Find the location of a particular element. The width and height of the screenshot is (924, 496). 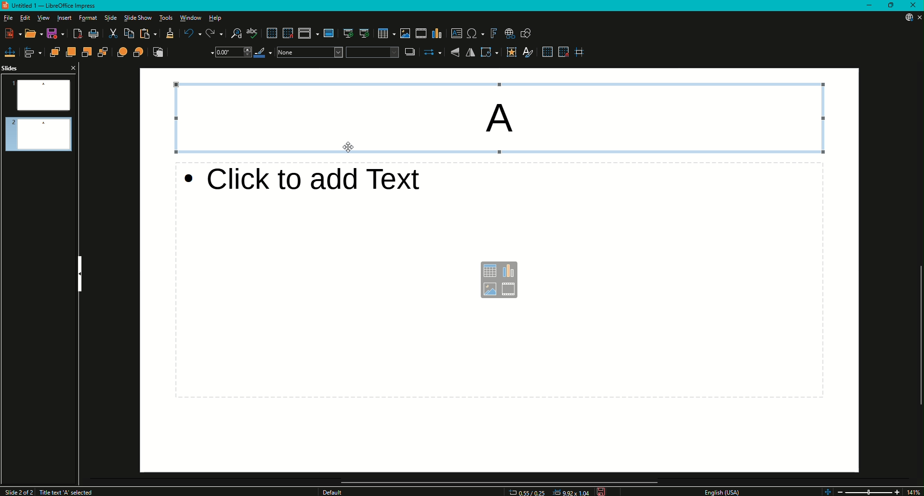

Show Styles Sidebar is located at coordinates (531, 52).